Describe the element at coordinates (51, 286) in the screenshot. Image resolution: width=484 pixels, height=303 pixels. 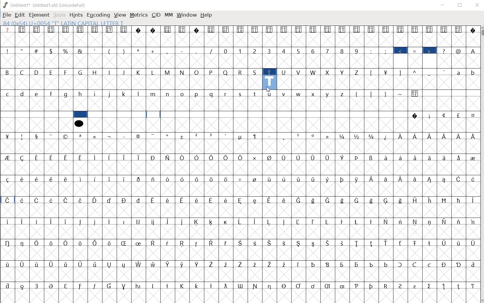
I see `Symbol` at that location.